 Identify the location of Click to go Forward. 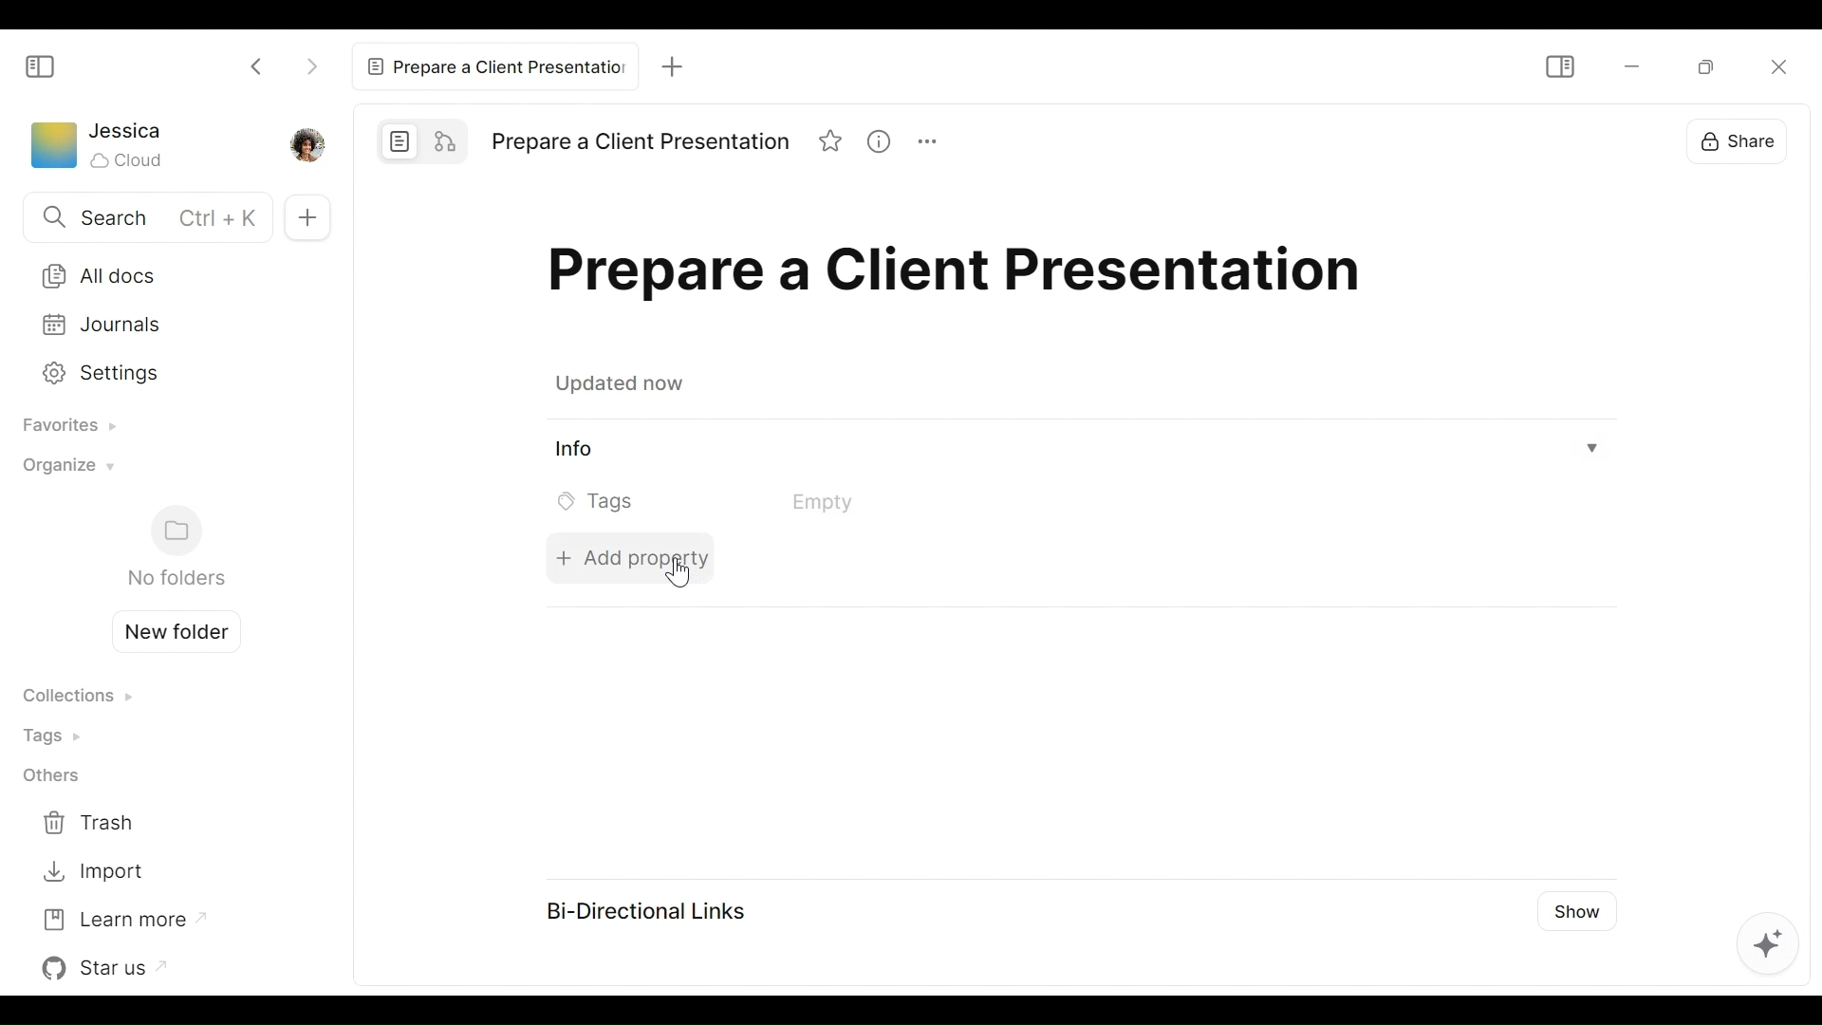
(311, 63).